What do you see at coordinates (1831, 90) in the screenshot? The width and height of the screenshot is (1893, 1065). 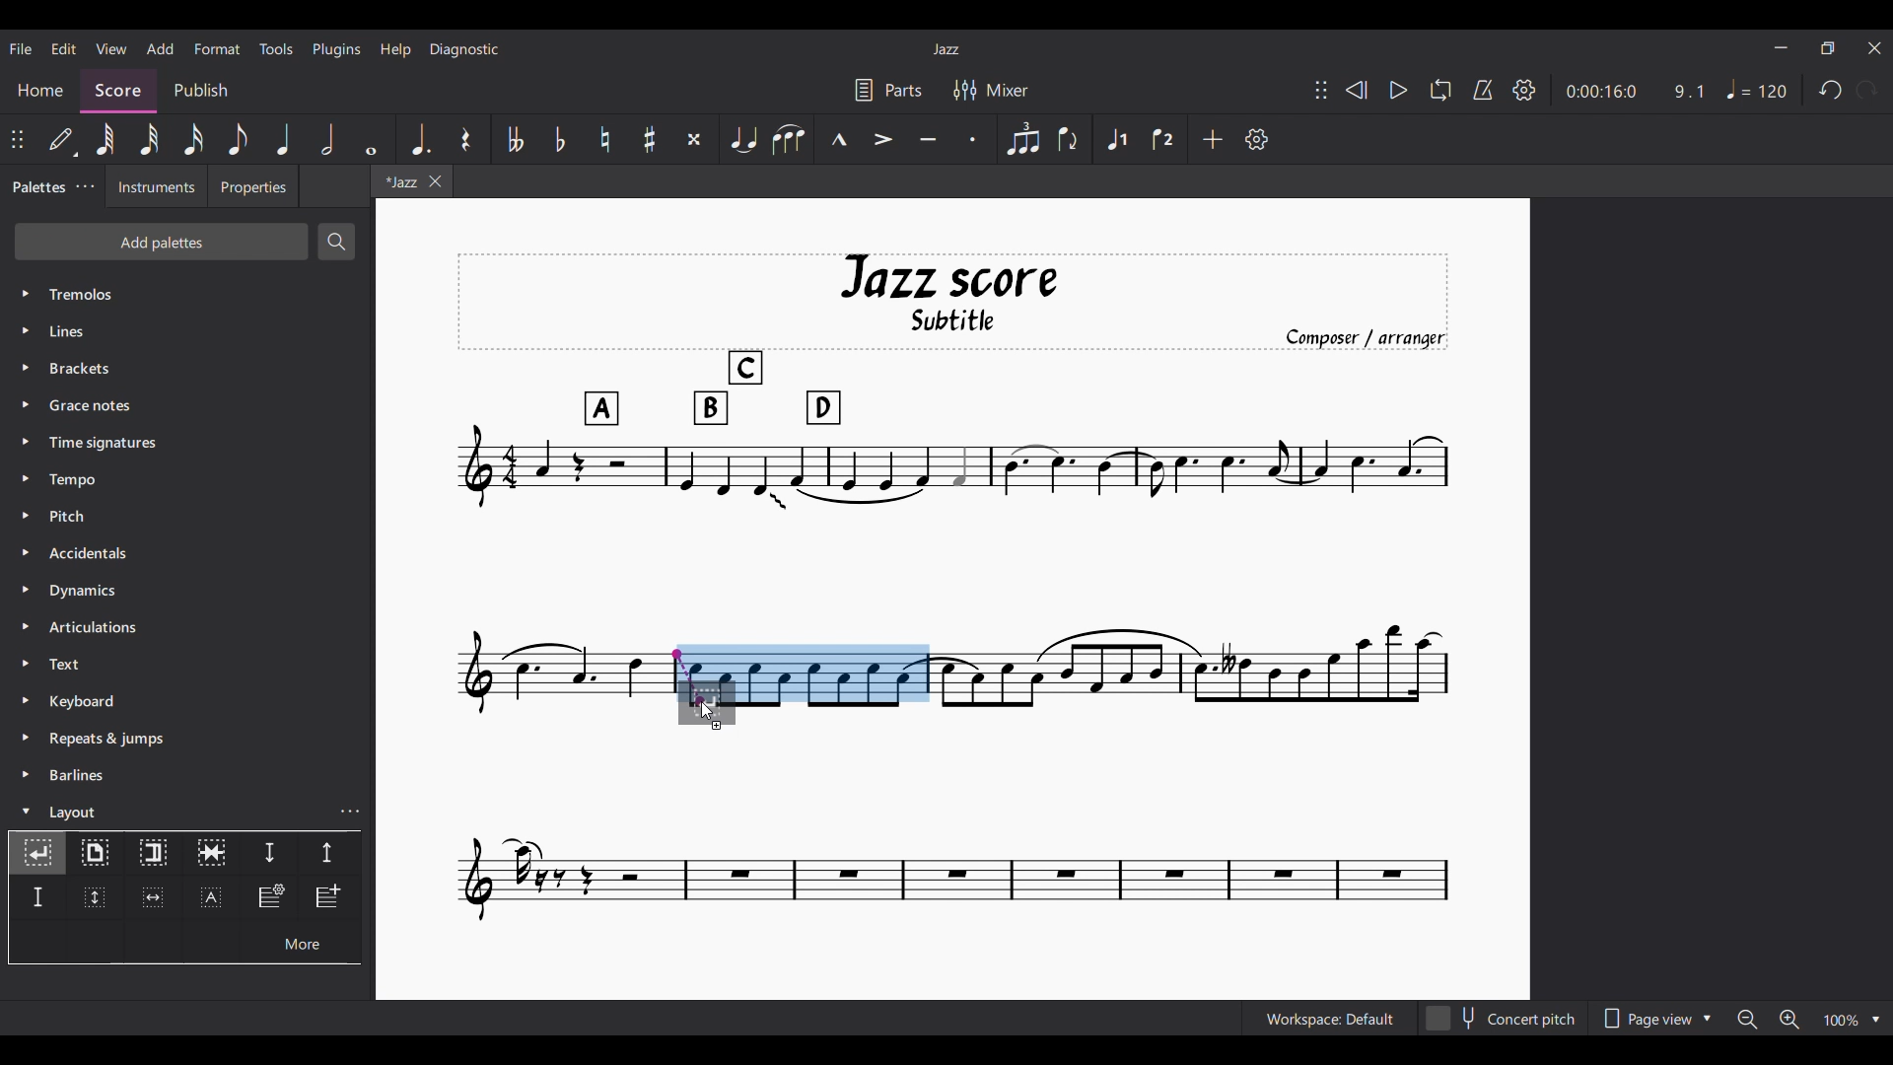 I see `Undo` at bounding box center [1831, 90].